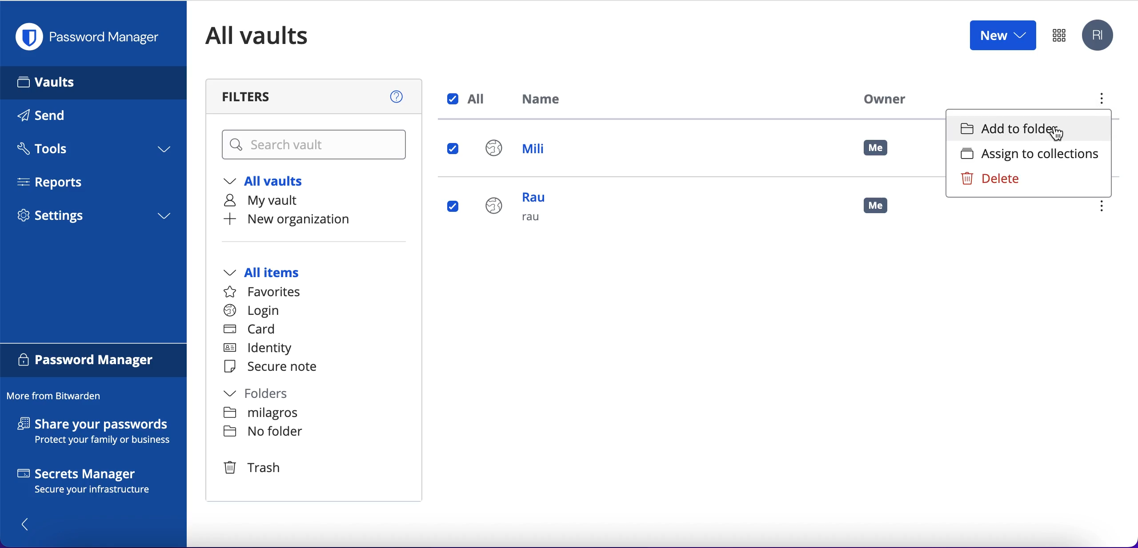 The image size is (1138, 548). What do you see at coordinates (454, 150) in the screenshot?
I see `select login mili` at bounding box center [454, 150].